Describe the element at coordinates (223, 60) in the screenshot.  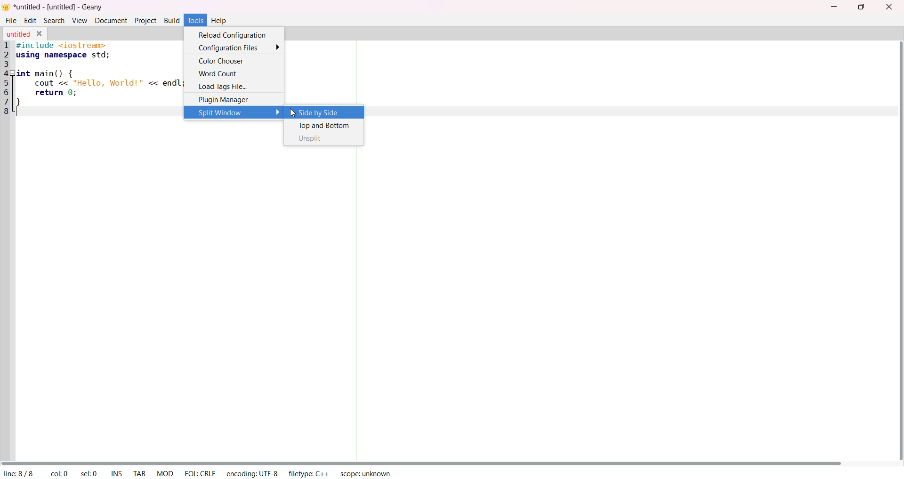
I see `Color Chooser` at that location.